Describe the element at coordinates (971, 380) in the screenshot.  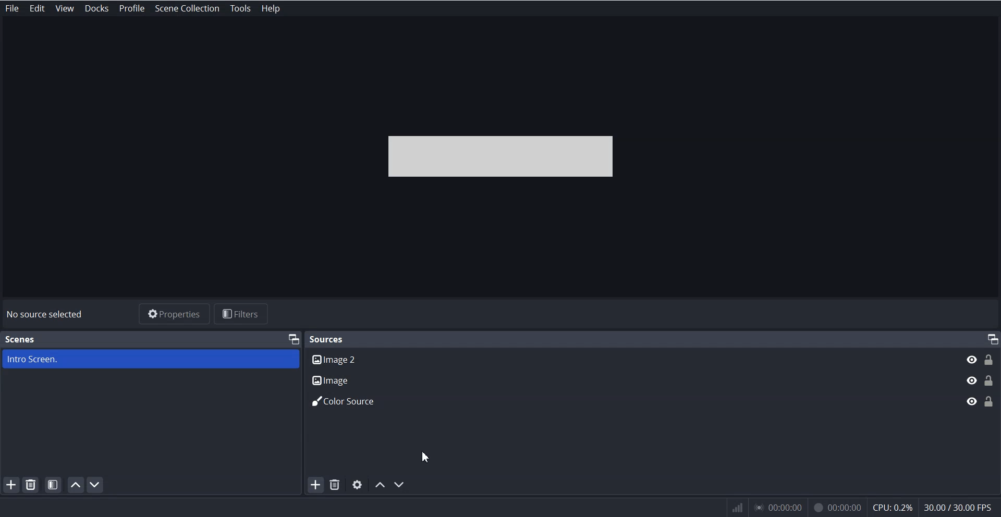
I see `Eye` at that location.